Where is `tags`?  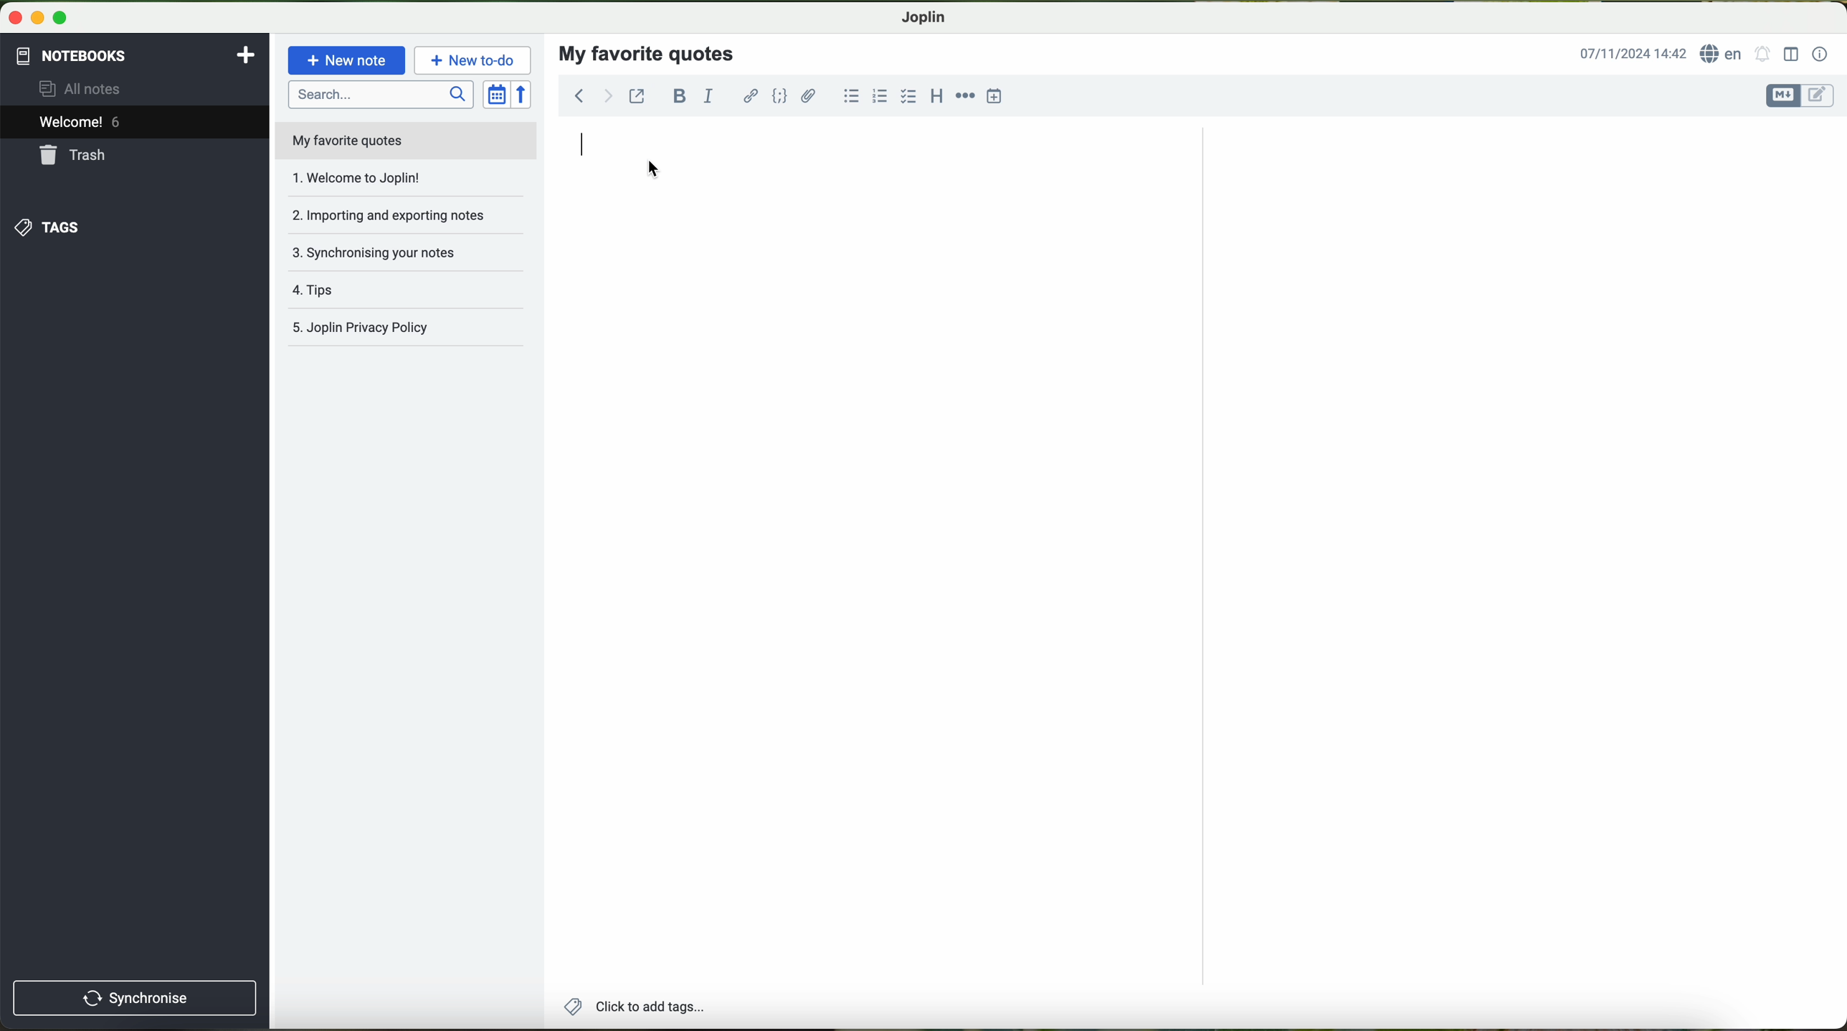 tags is located at coordinates (403, 290).